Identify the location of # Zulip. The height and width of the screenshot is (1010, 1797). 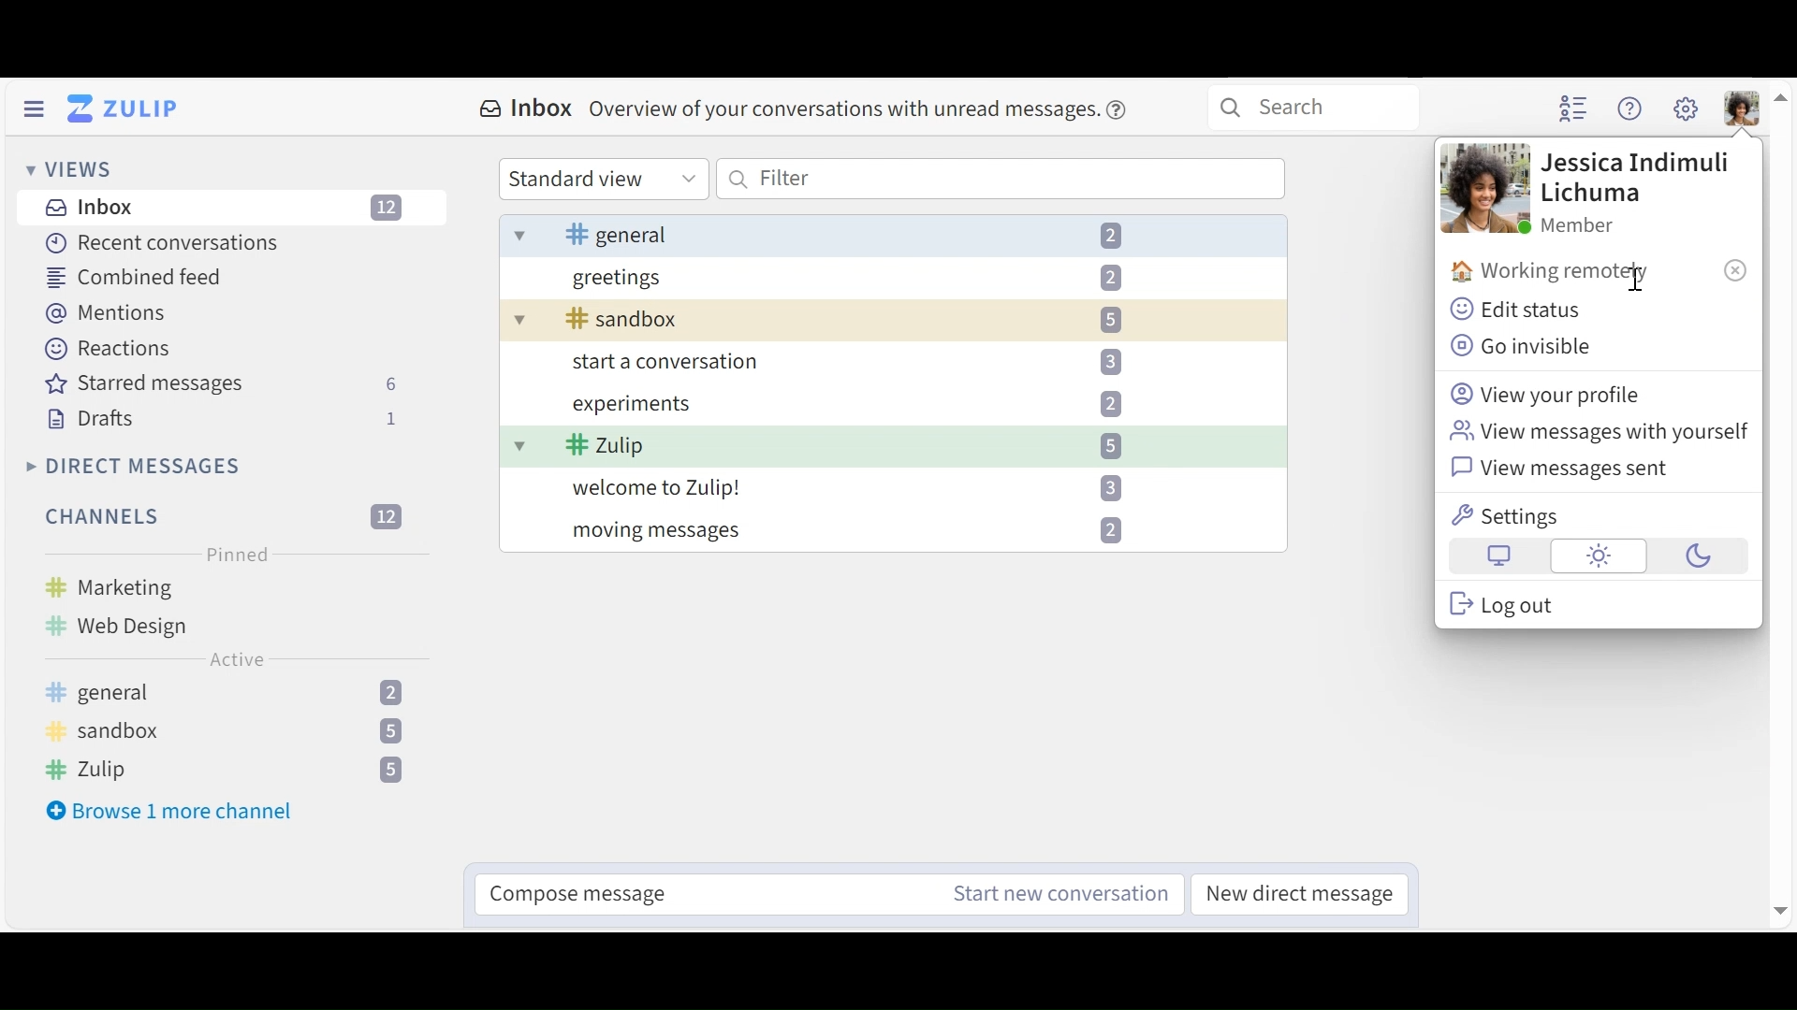
(230, 772).